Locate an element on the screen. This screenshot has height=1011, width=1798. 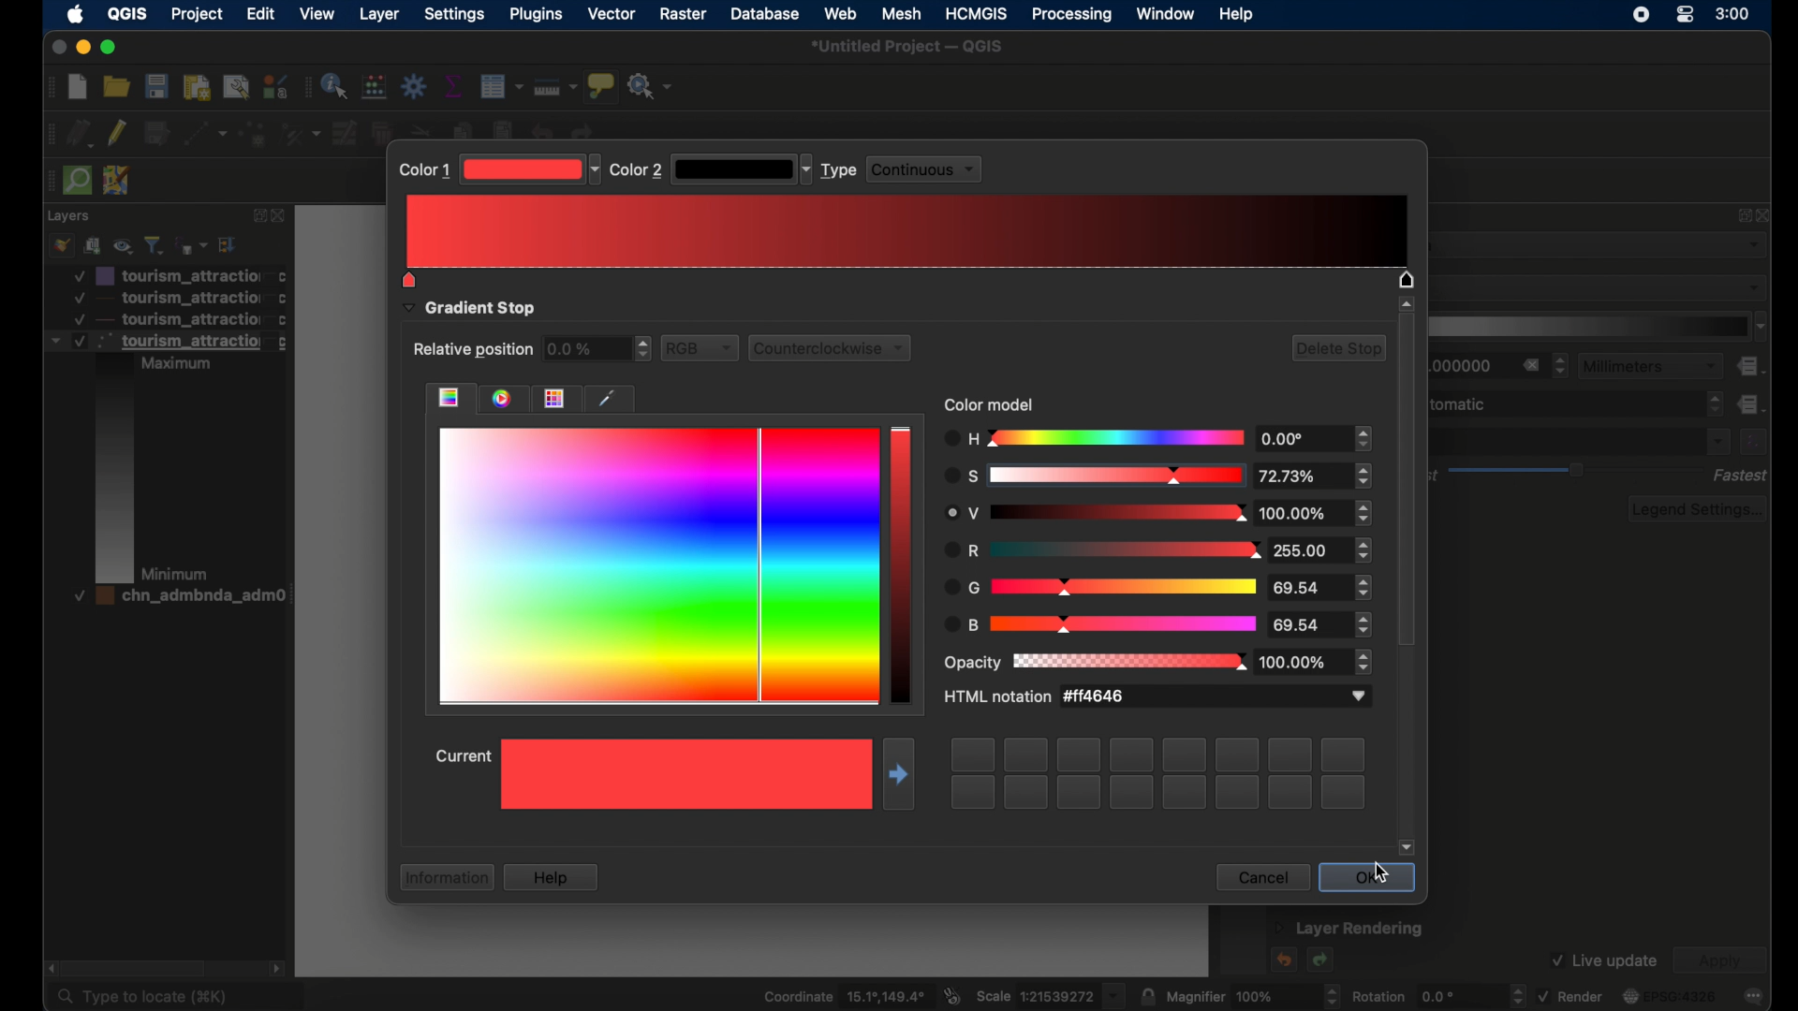
help is located at coordinates (553, 876).